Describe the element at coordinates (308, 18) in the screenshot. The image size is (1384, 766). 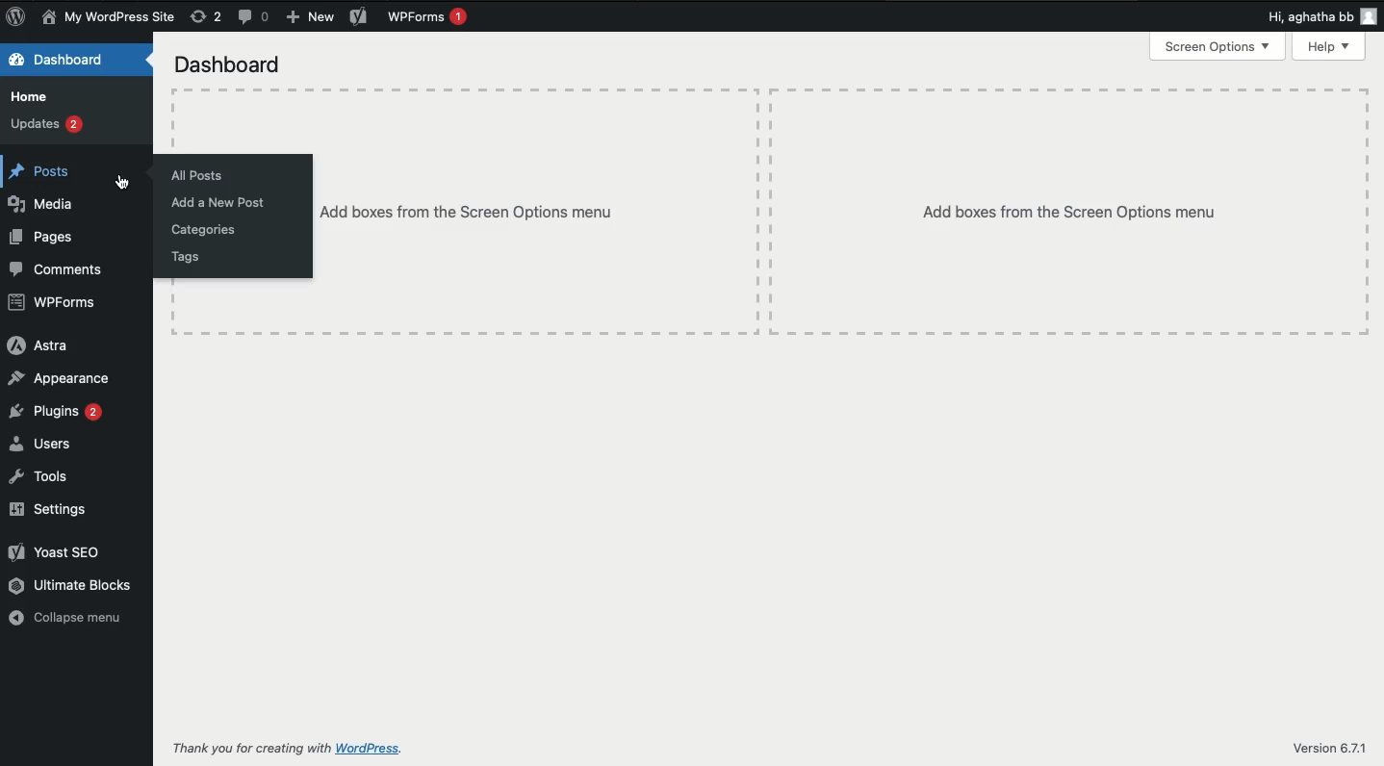
I see `New` at that location.